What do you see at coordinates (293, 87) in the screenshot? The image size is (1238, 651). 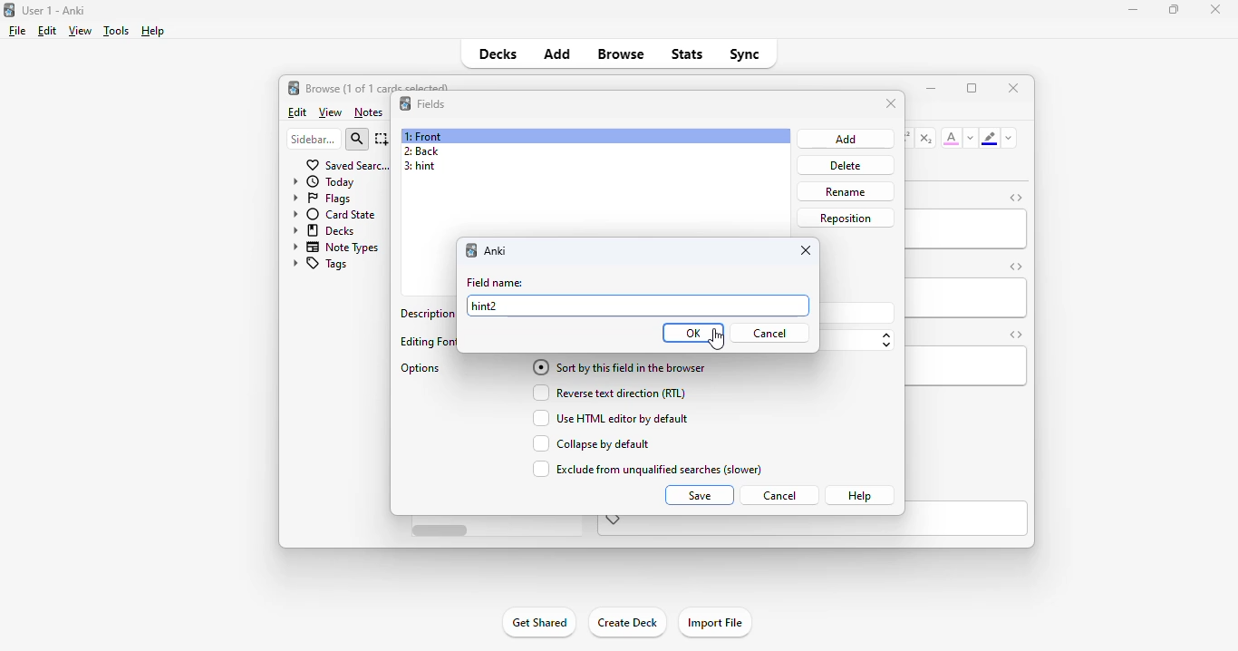 I see `logo` at bounding box center [293, 87].